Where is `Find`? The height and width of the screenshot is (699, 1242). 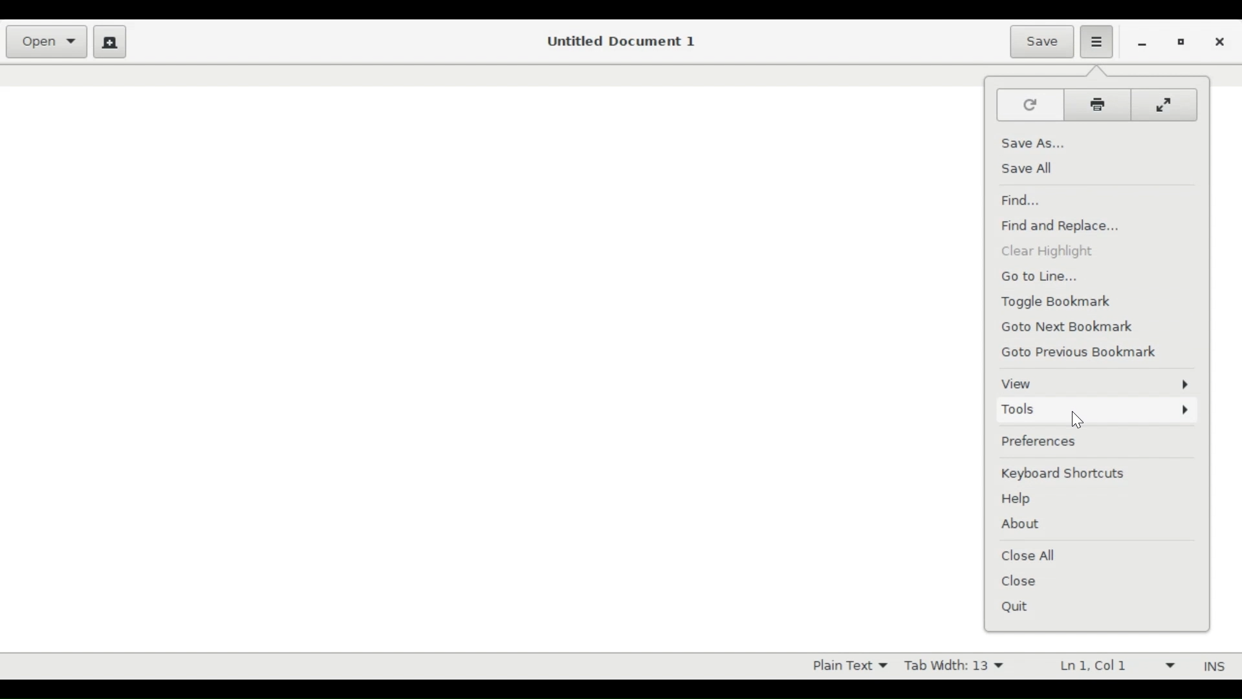
Find is located at coordinates (1020, 199).